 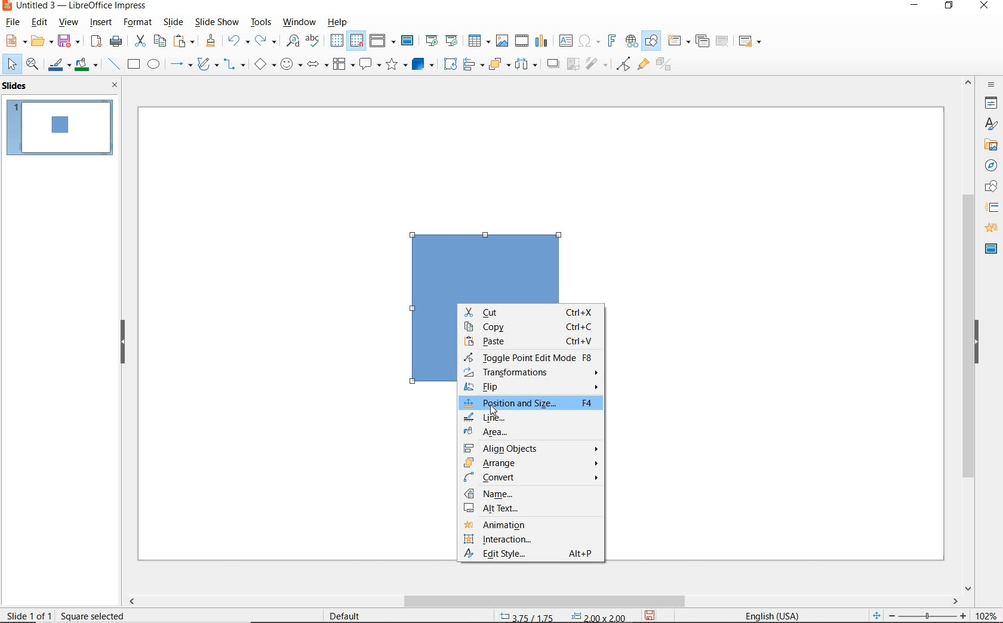 I want to click on slide, so click(x=173, y=23).